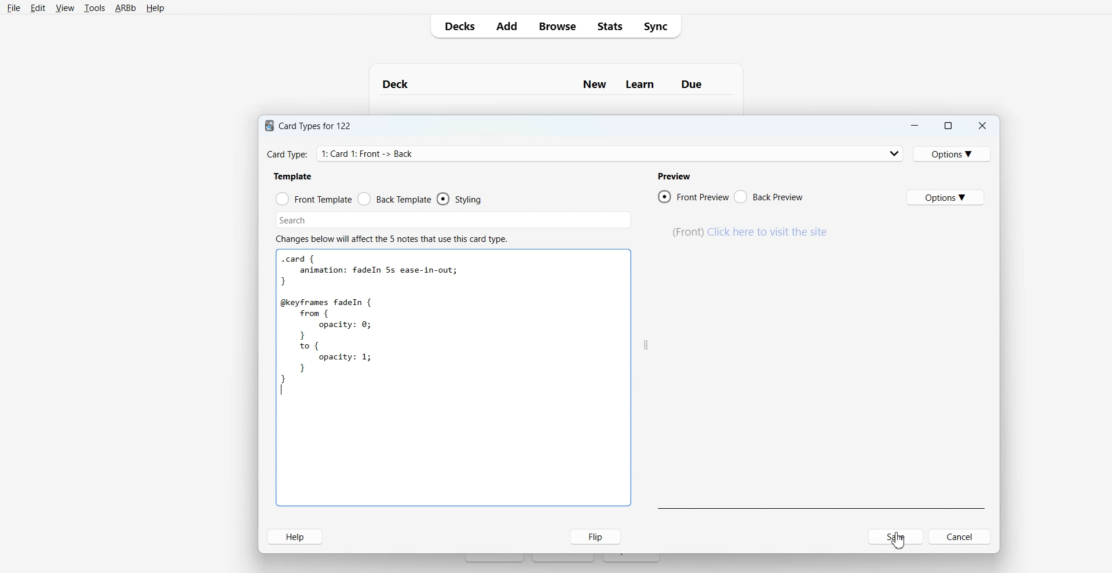 The width and height of the screenshot is (1112, 573). Describe the element at coordinates (296, 536) in the screenshot. I see `Help` at that location.